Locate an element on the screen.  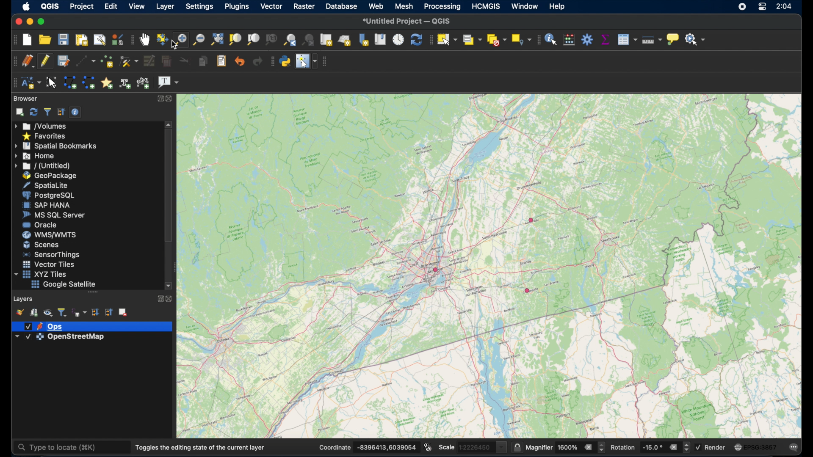
current edits is located at coordinates (28, 61).